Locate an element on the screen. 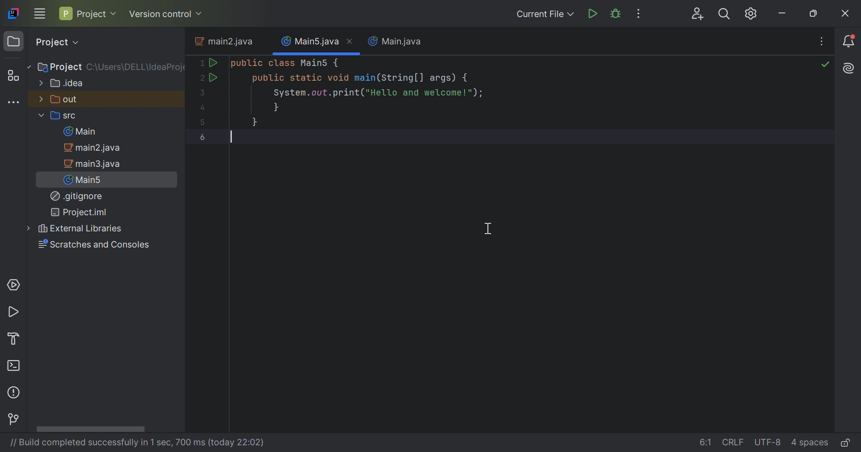 This screenshot has width=861, height=452. public static Main5 { is located at coordinates (286, 63).